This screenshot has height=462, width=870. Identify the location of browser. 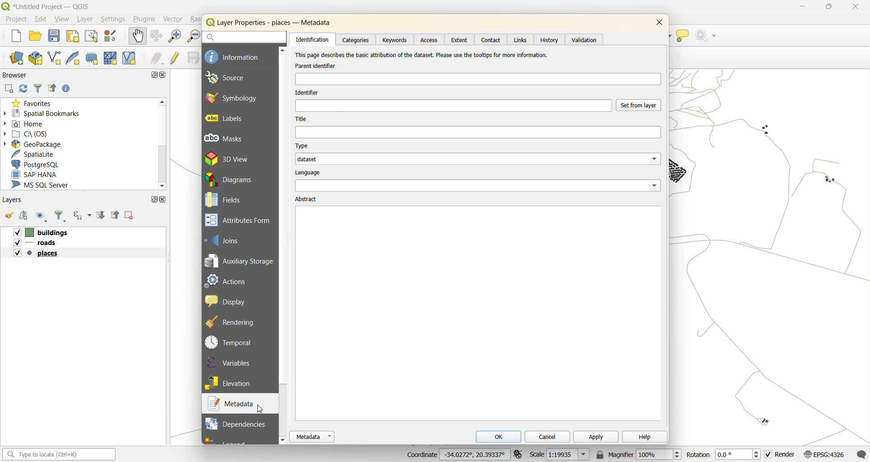
(17, 75).